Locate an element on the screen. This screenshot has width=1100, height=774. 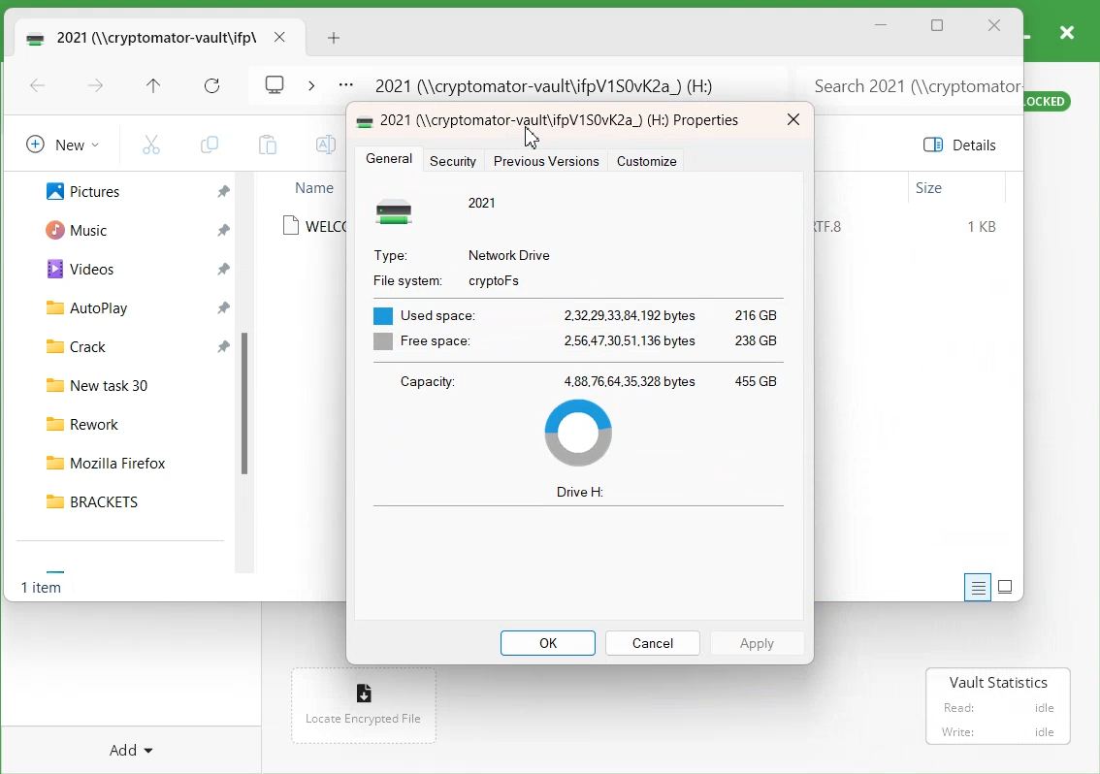
Security is located at coordinates (456, 160).